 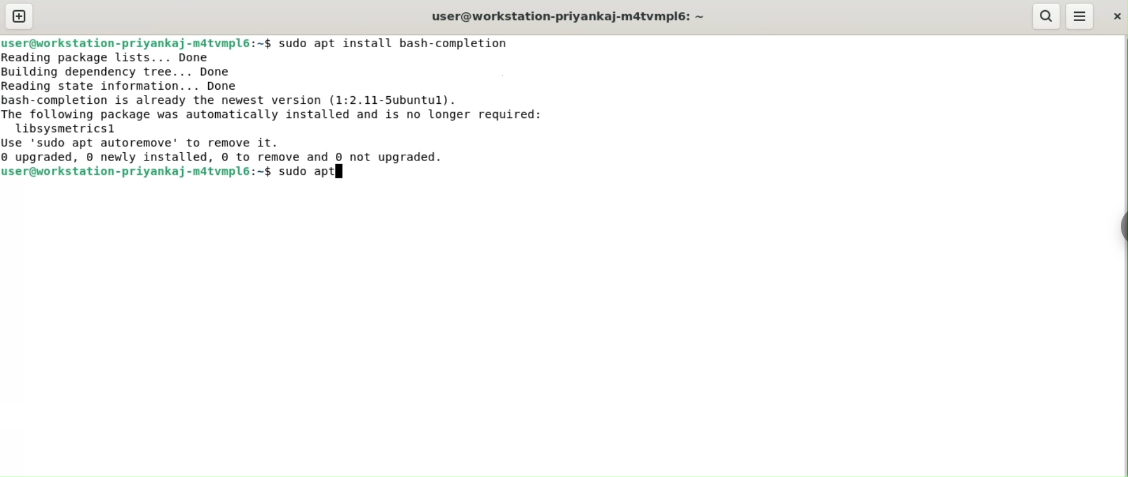 What do you see at coordinates (21, 17) in the screenshot?
I see `new tab` at bounding box center [21, 17].